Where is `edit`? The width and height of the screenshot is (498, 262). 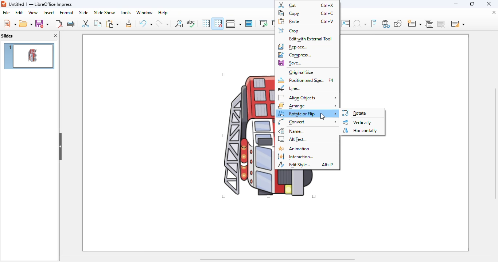 edit is located at coordinates (19, 12).